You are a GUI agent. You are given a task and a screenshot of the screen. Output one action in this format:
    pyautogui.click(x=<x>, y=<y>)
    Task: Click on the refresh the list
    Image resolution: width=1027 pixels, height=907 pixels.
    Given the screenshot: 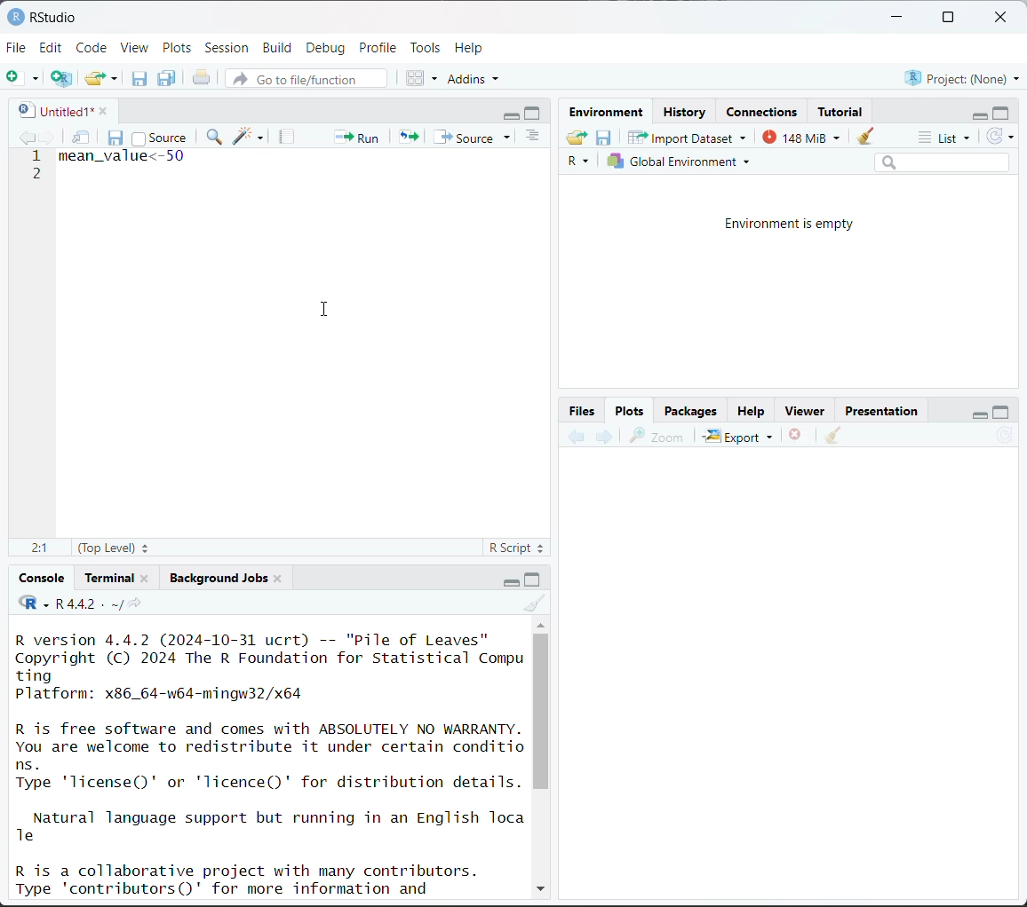 What is the action you would take?
    pyautogui.click(x=1000, y=137)
    